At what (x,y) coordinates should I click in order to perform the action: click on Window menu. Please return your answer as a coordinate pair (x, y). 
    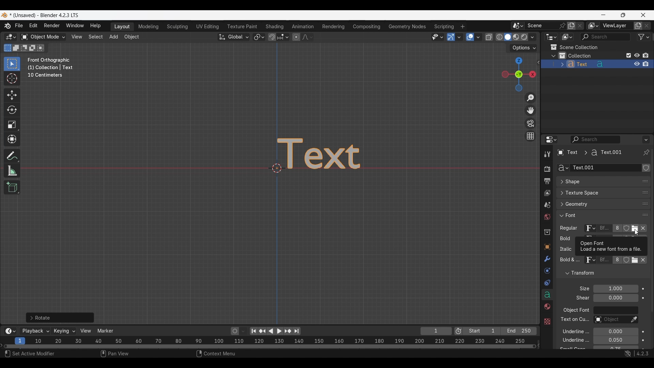
    Looking at the image, I should click on (75, 26).